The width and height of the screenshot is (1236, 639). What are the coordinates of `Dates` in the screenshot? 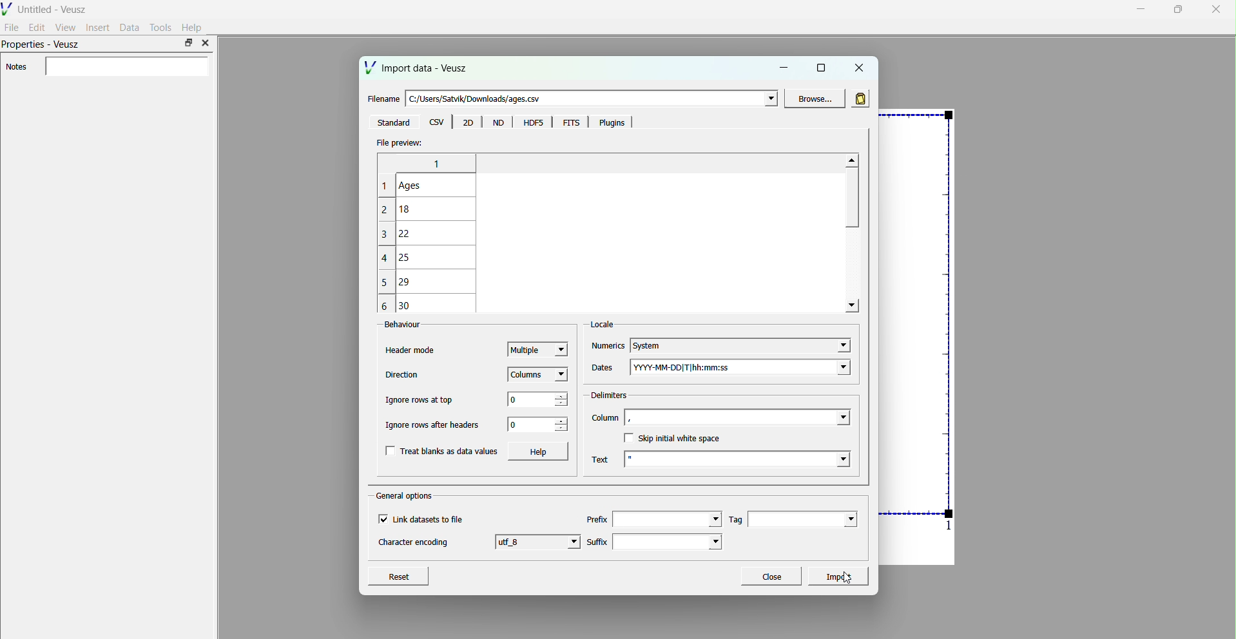 It's located at (604, 370).